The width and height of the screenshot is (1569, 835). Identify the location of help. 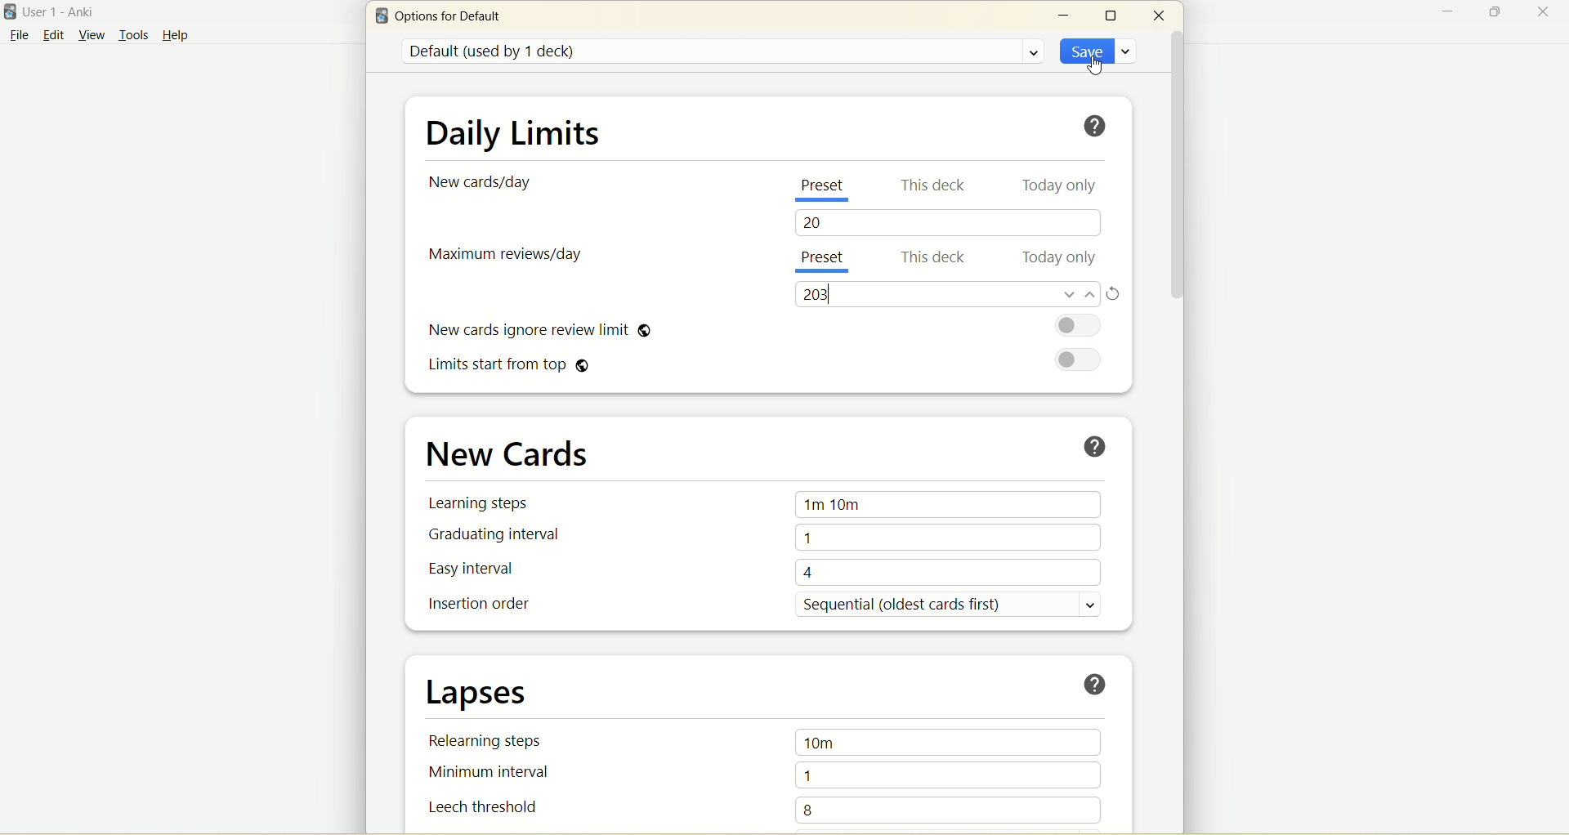
(1096, 443).